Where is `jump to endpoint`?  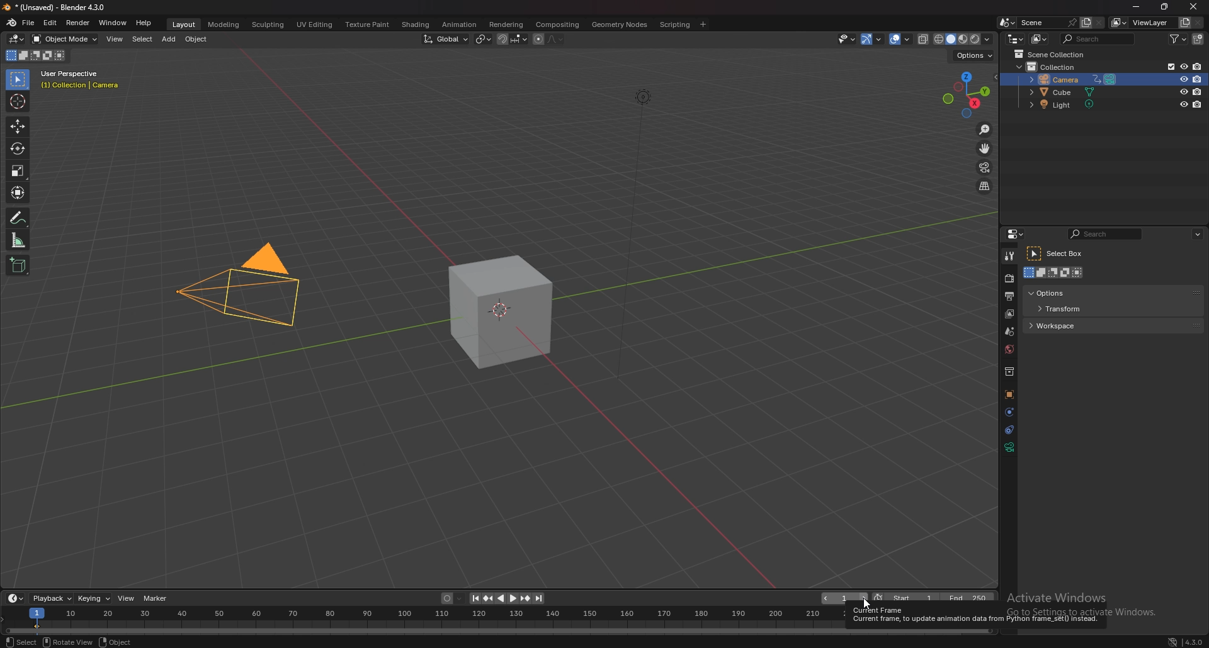
jump to endpoint is located at coordinates (472, 598).